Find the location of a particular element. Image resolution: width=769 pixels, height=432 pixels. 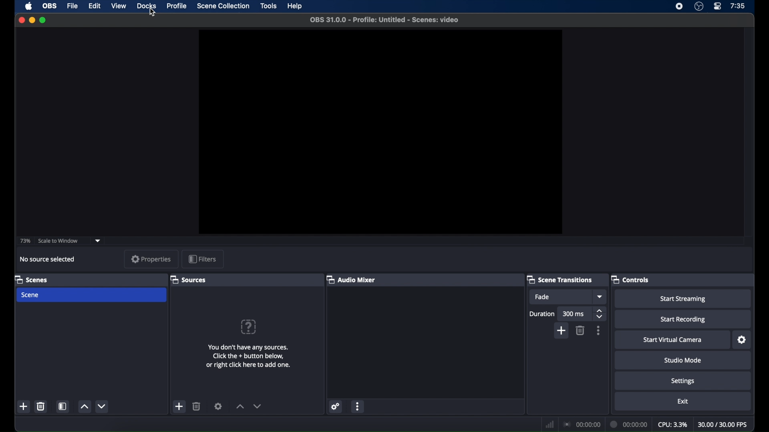

scene collection is located at coordinates (223, 6).